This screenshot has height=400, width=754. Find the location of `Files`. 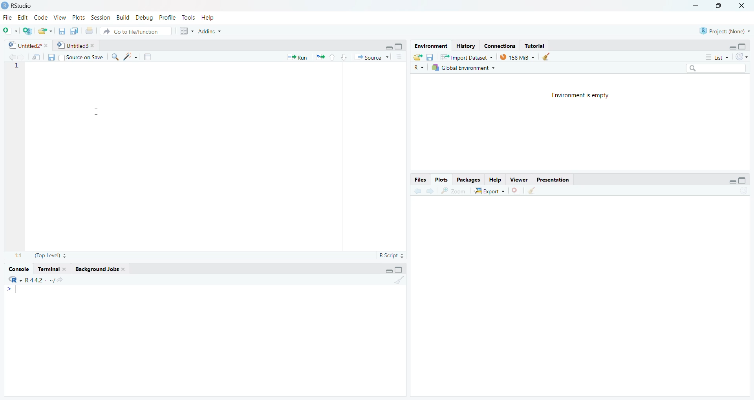

Files is located at coordinates (420, 179).